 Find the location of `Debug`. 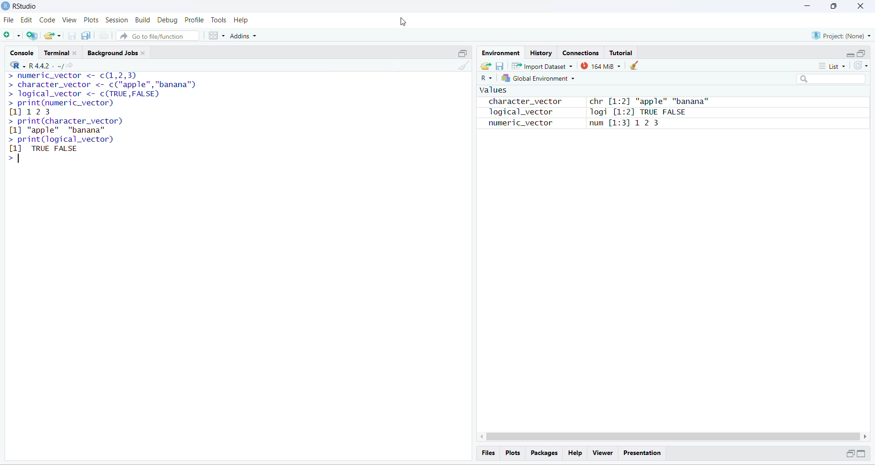

Debug is located at coordinates (168, 21).